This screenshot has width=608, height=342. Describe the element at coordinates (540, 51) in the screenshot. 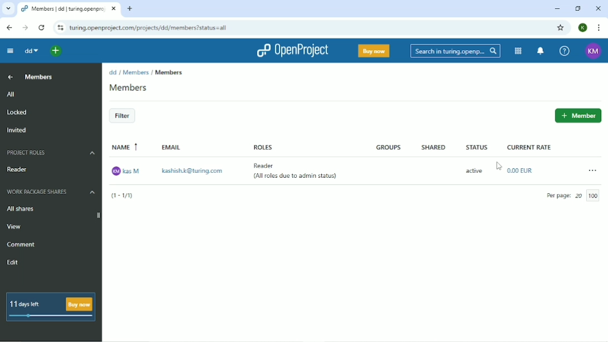

I see `To notification center` at that location.